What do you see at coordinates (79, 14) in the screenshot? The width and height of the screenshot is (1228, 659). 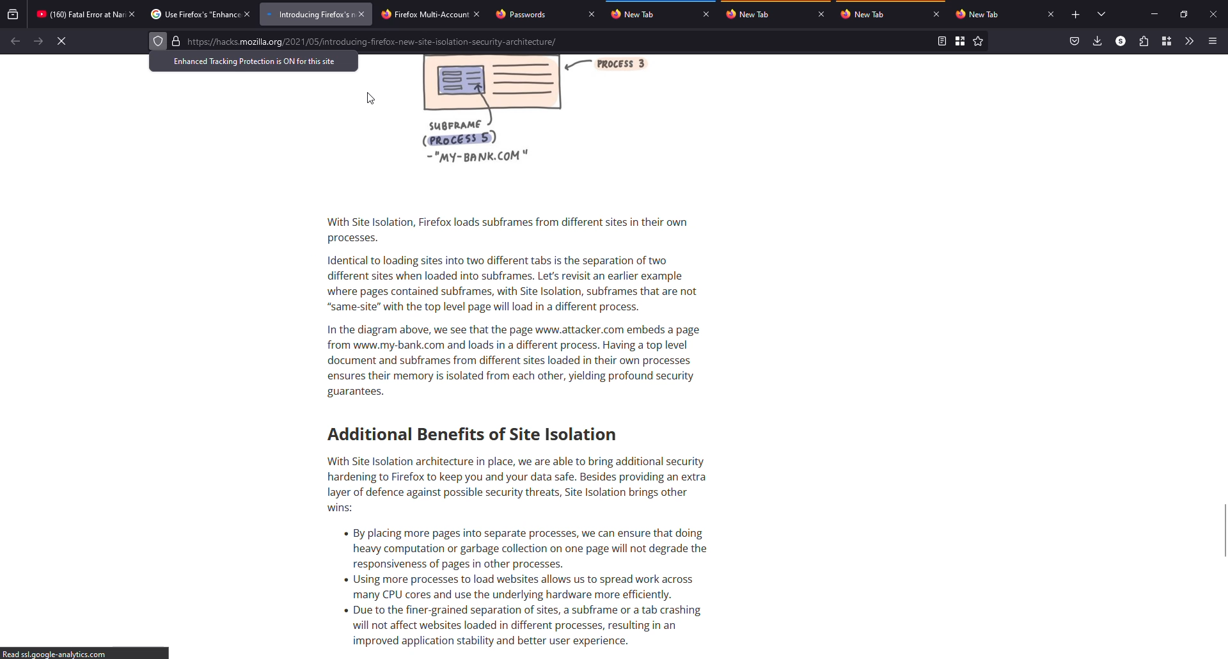 I see `tab` at bounding box center [79, 14].